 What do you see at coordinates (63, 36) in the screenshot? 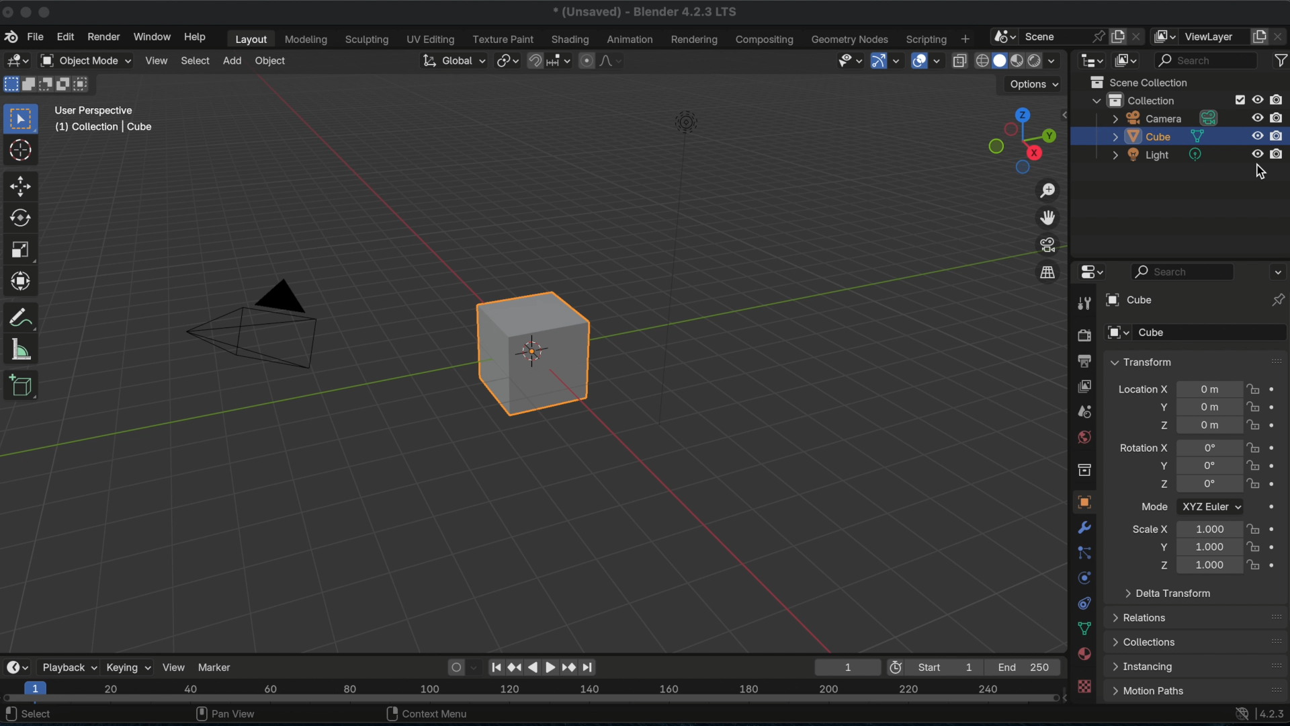
I see `edit` at bounding box center [63, 36].